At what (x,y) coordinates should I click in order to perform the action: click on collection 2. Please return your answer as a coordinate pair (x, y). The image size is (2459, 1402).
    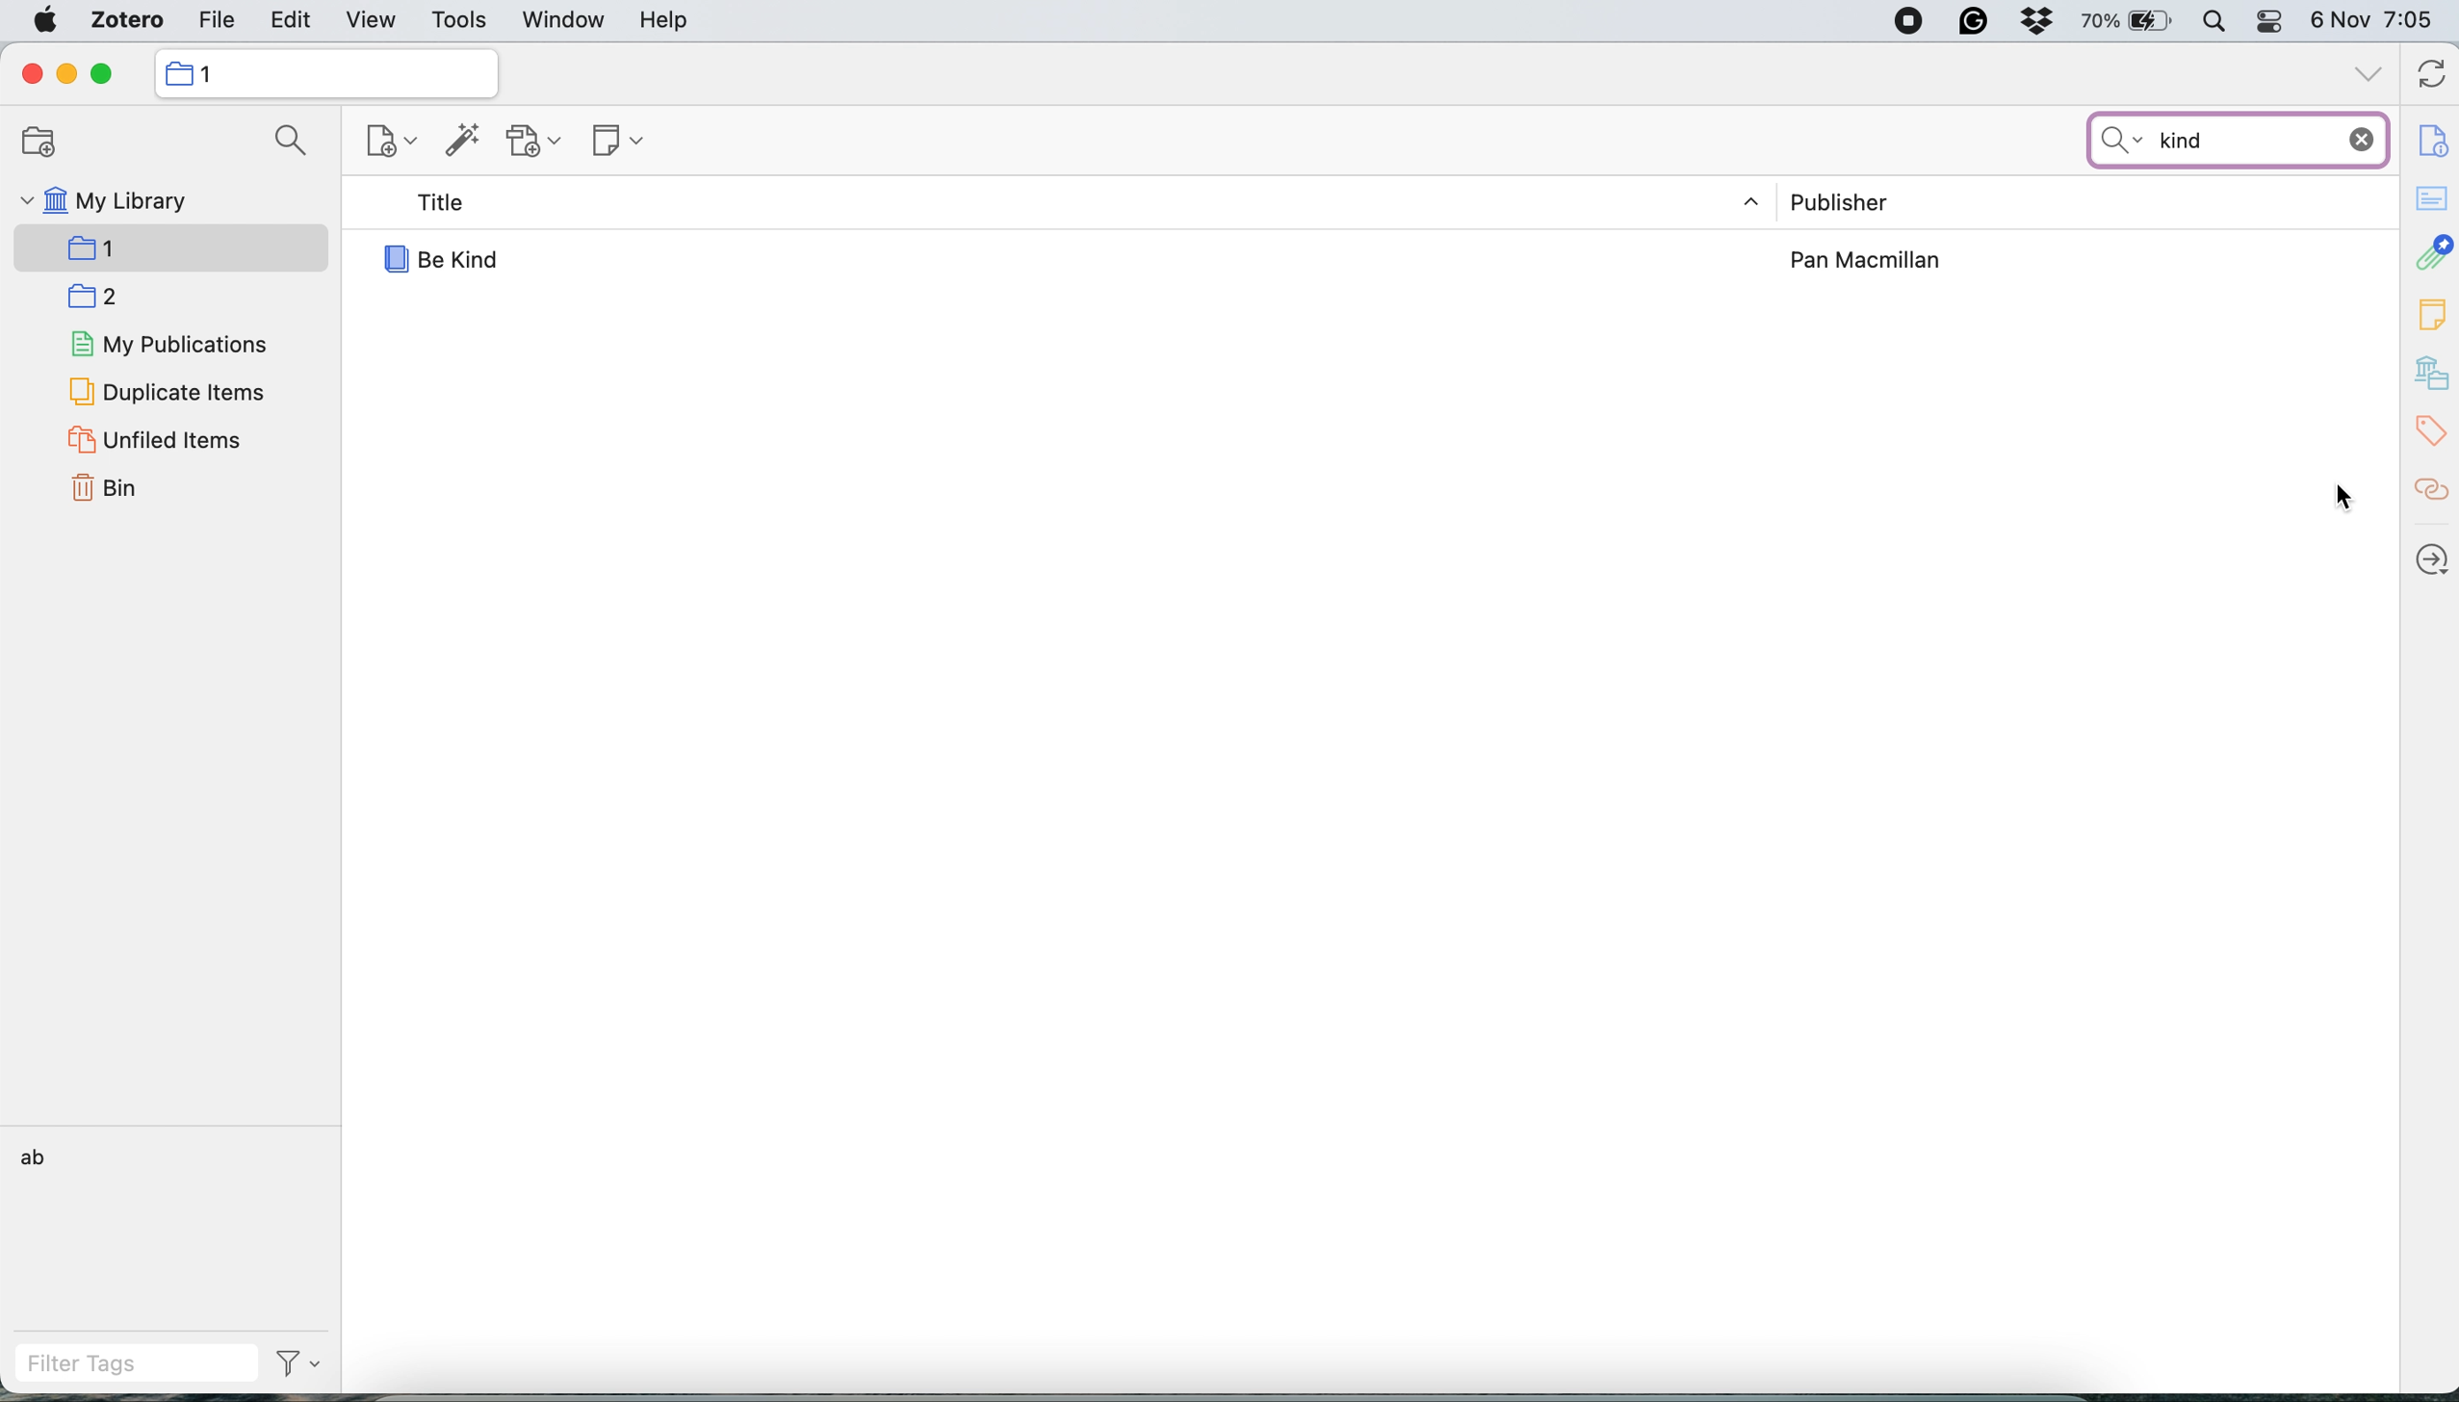
    Looking at the image, I should click on (102, 298).